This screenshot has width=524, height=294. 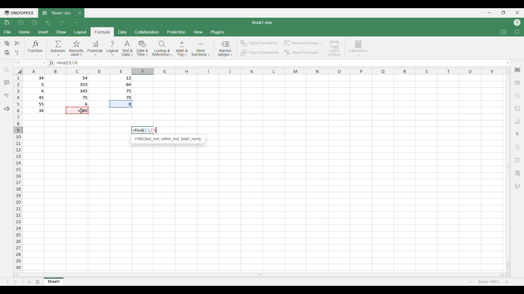 What do you see at coordinates (112, 48) in the screenshot?
I see `Logical` at bounding box center [112, 48].